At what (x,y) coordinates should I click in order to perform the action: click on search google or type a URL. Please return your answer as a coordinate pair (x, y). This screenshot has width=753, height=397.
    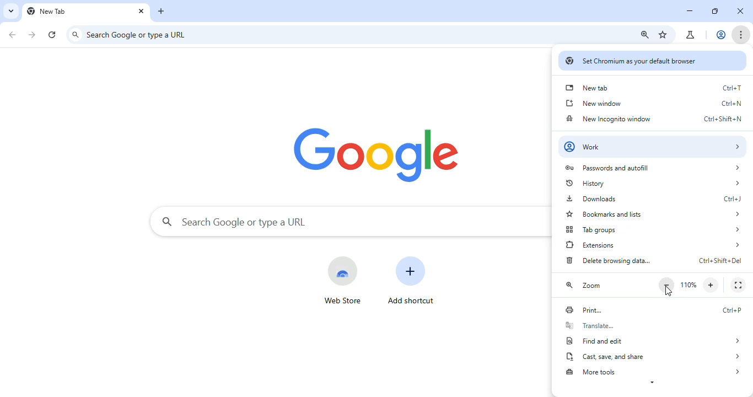
    Looking at the image, I should click on (139, 34).